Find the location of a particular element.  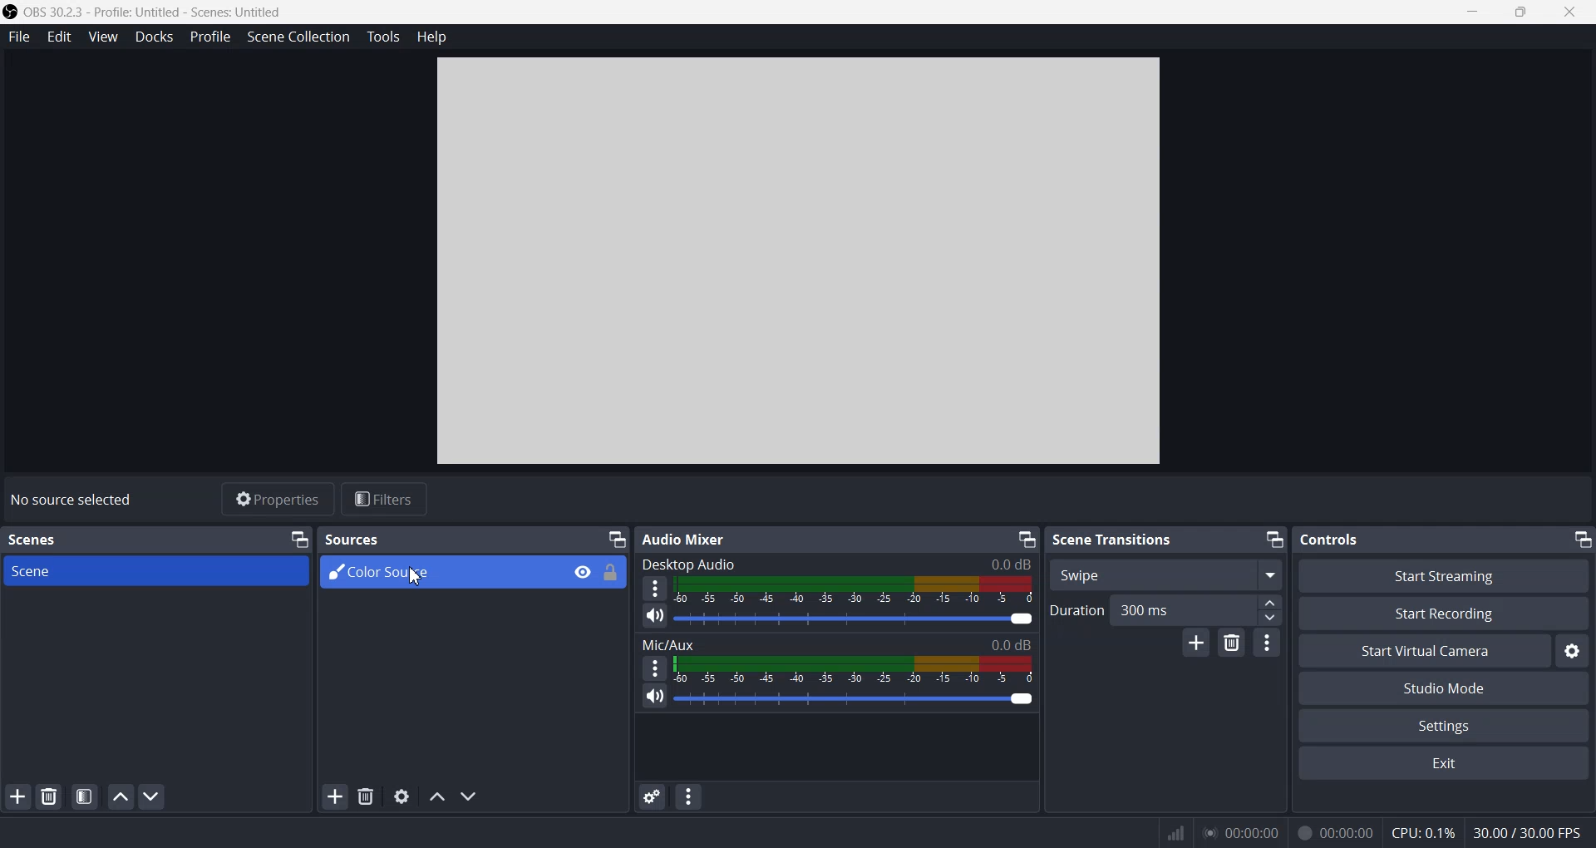

Move Scene Down is located at coordinates (155, 796).